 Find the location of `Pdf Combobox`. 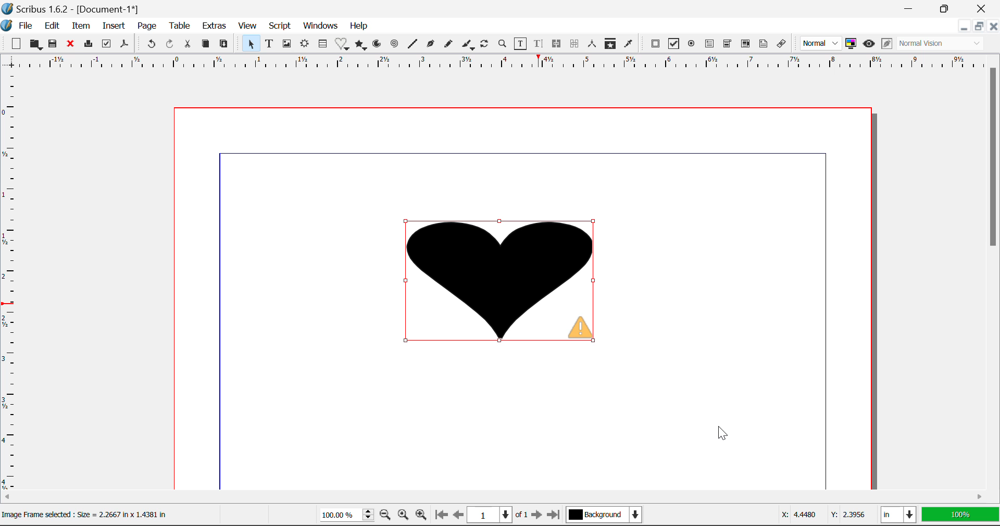

Pdf Combobox is located at coordinates (728, 45).